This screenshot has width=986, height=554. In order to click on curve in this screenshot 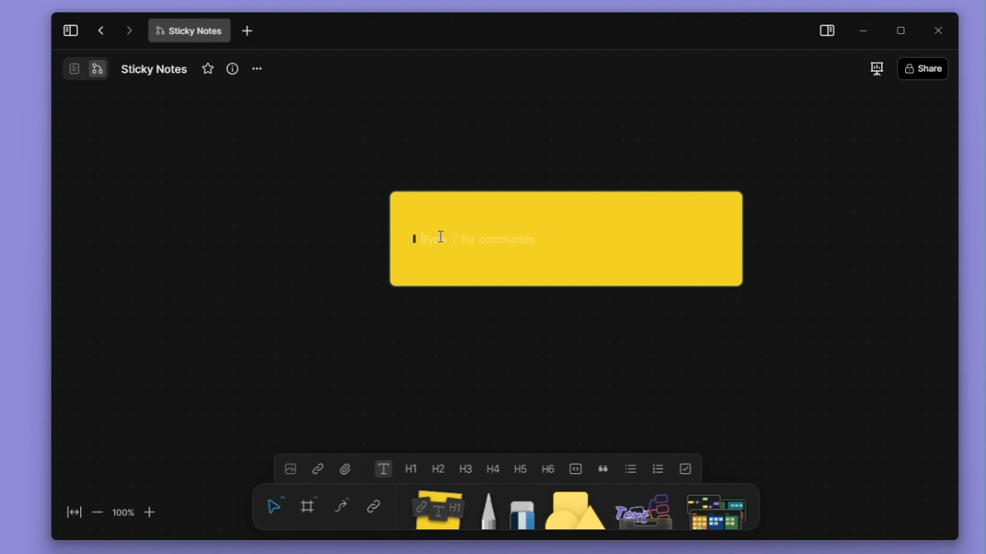, I will do `click(344, 508)`.